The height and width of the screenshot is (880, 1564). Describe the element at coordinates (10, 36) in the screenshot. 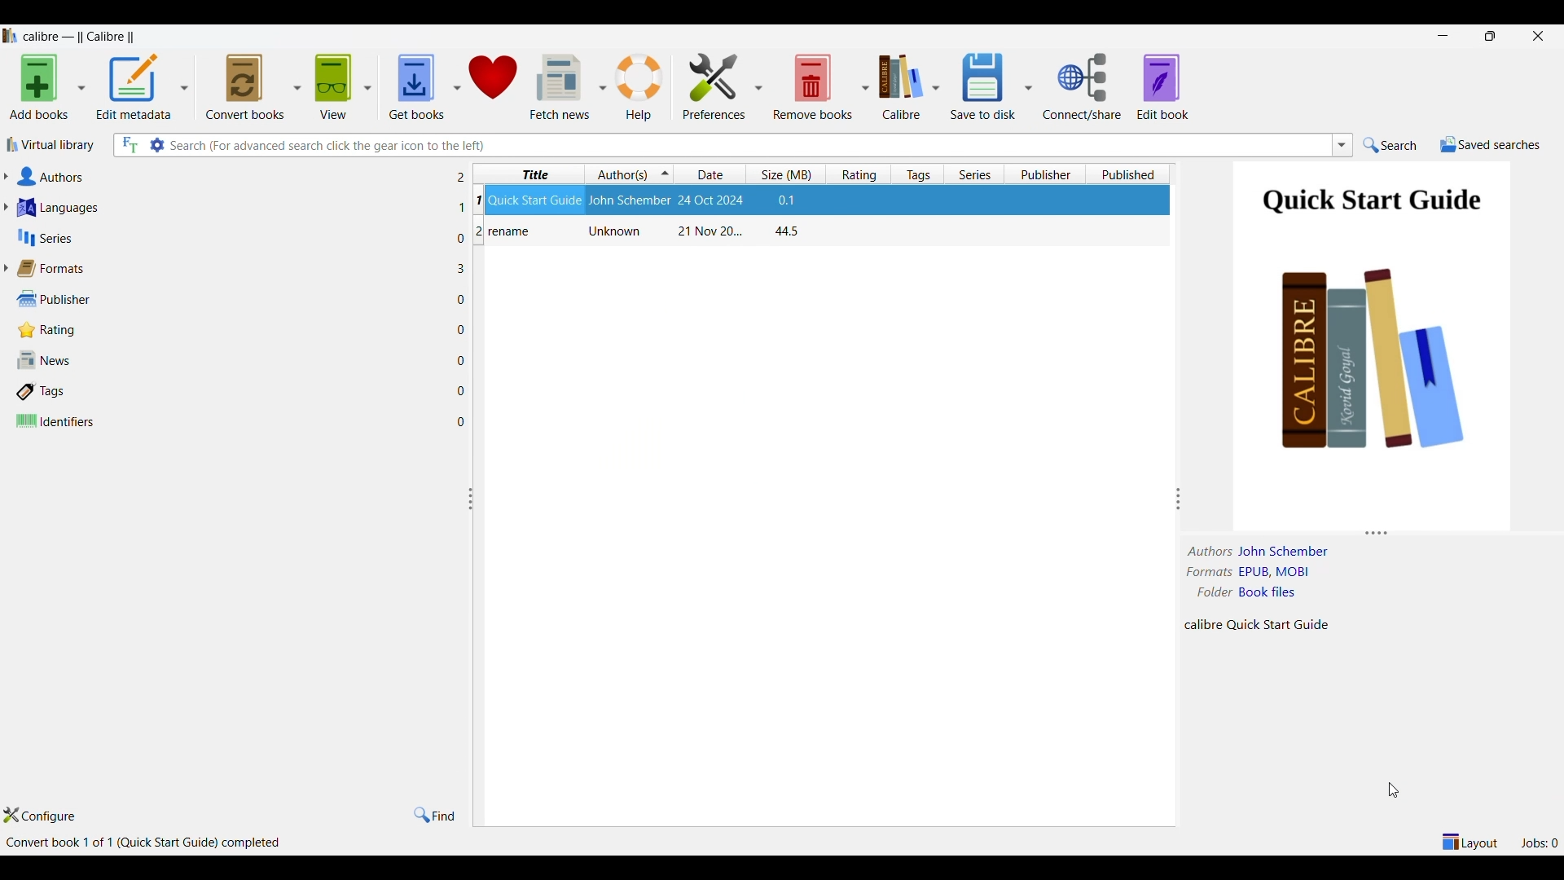

I see `Software logo` at that location.